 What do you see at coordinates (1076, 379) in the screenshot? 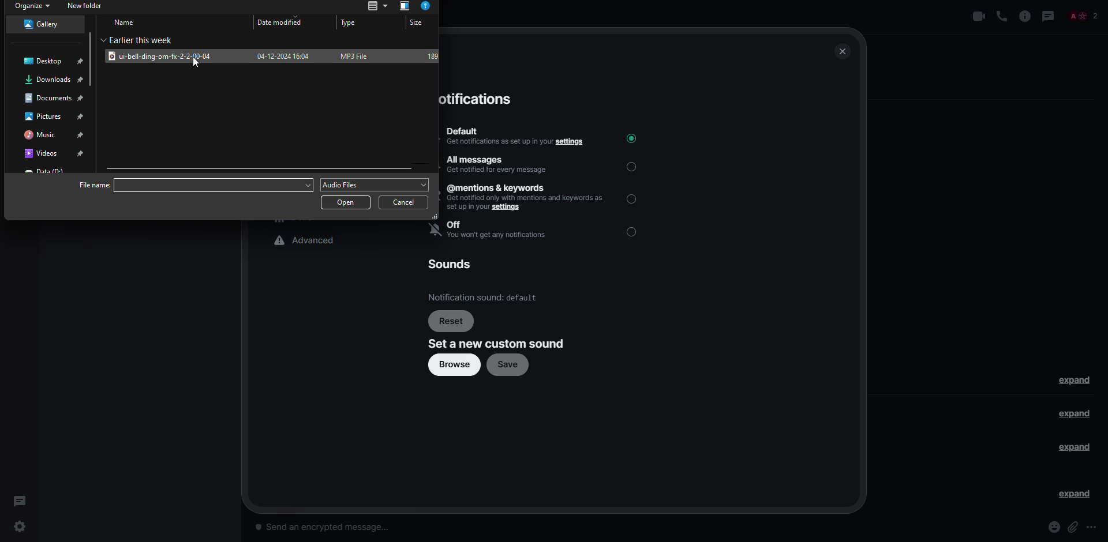
I see `expand` at bounding box center [1076, 379].